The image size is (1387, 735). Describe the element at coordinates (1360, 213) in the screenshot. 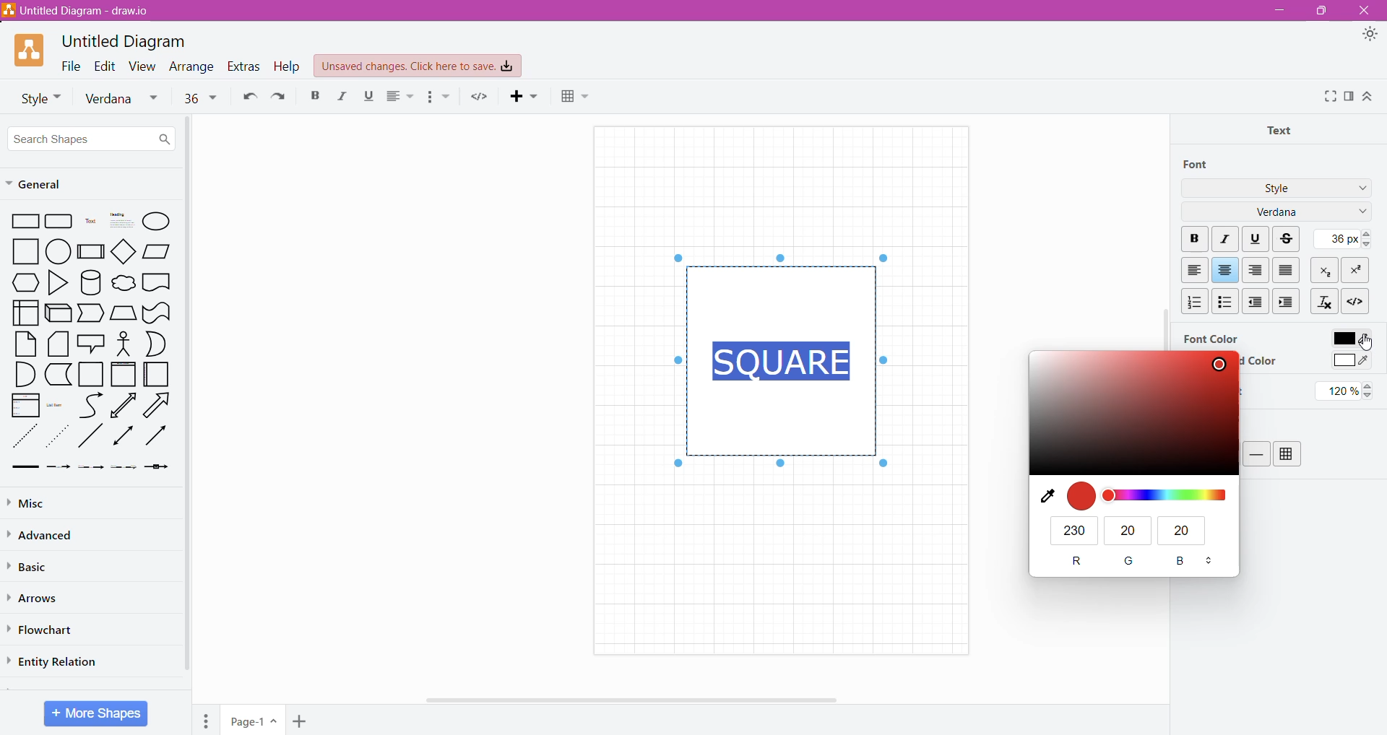

I see `Font Family` at that location.